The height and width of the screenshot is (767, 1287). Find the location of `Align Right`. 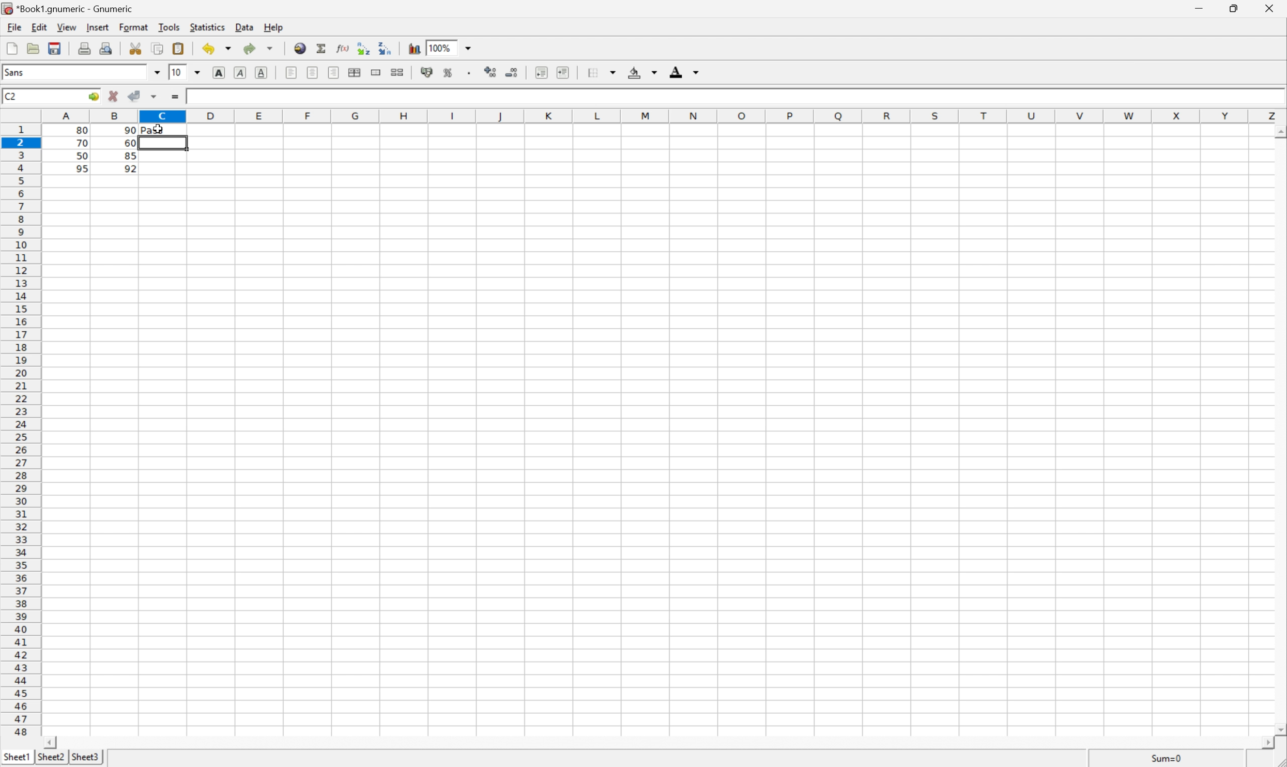

Align Right is located at coordinates (290, 73).